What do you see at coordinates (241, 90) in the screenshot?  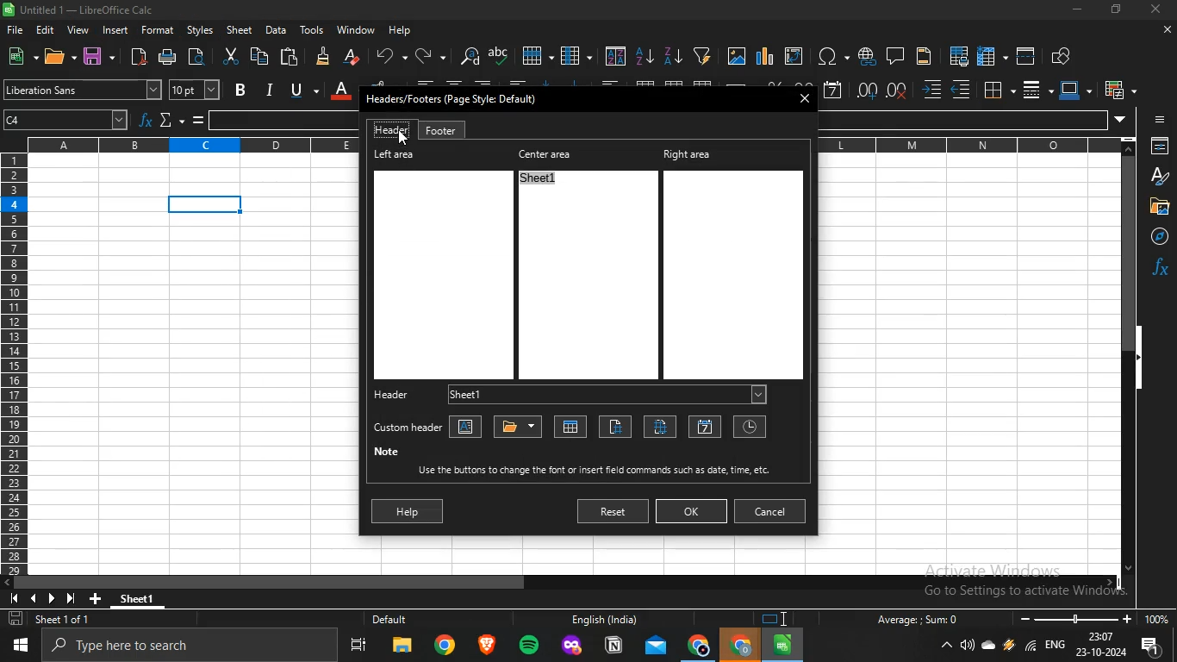 I see `bold` at bounding box center [241, 90].